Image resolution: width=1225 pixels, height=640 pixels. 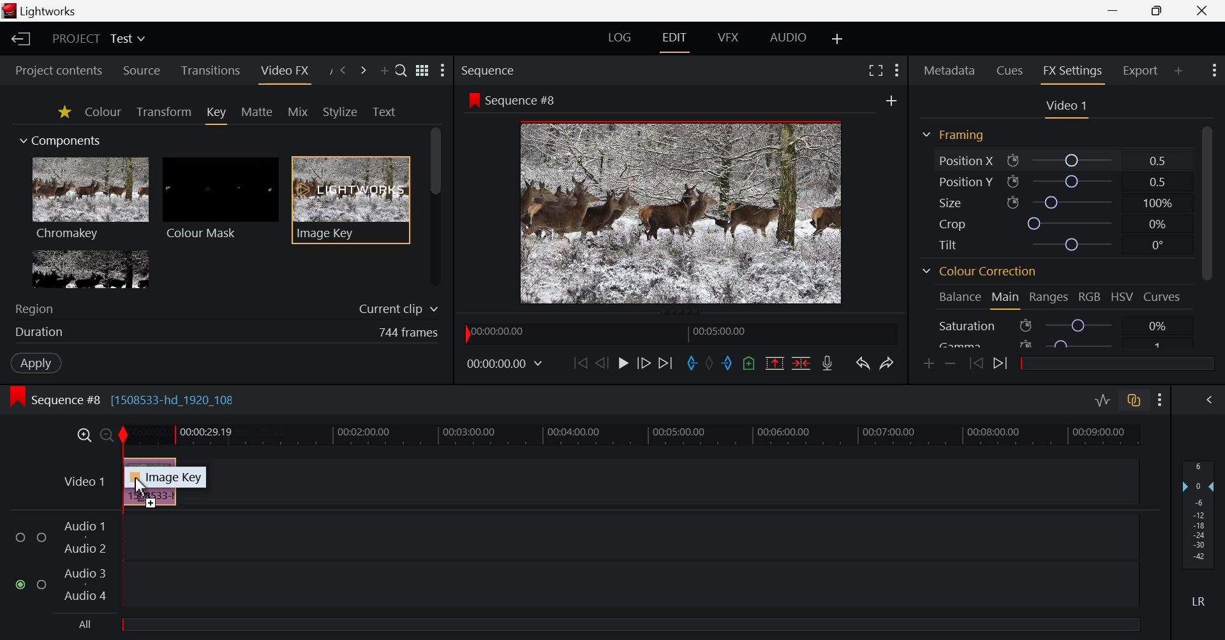 I want to click on Image Key , so click(x=178, y=476).